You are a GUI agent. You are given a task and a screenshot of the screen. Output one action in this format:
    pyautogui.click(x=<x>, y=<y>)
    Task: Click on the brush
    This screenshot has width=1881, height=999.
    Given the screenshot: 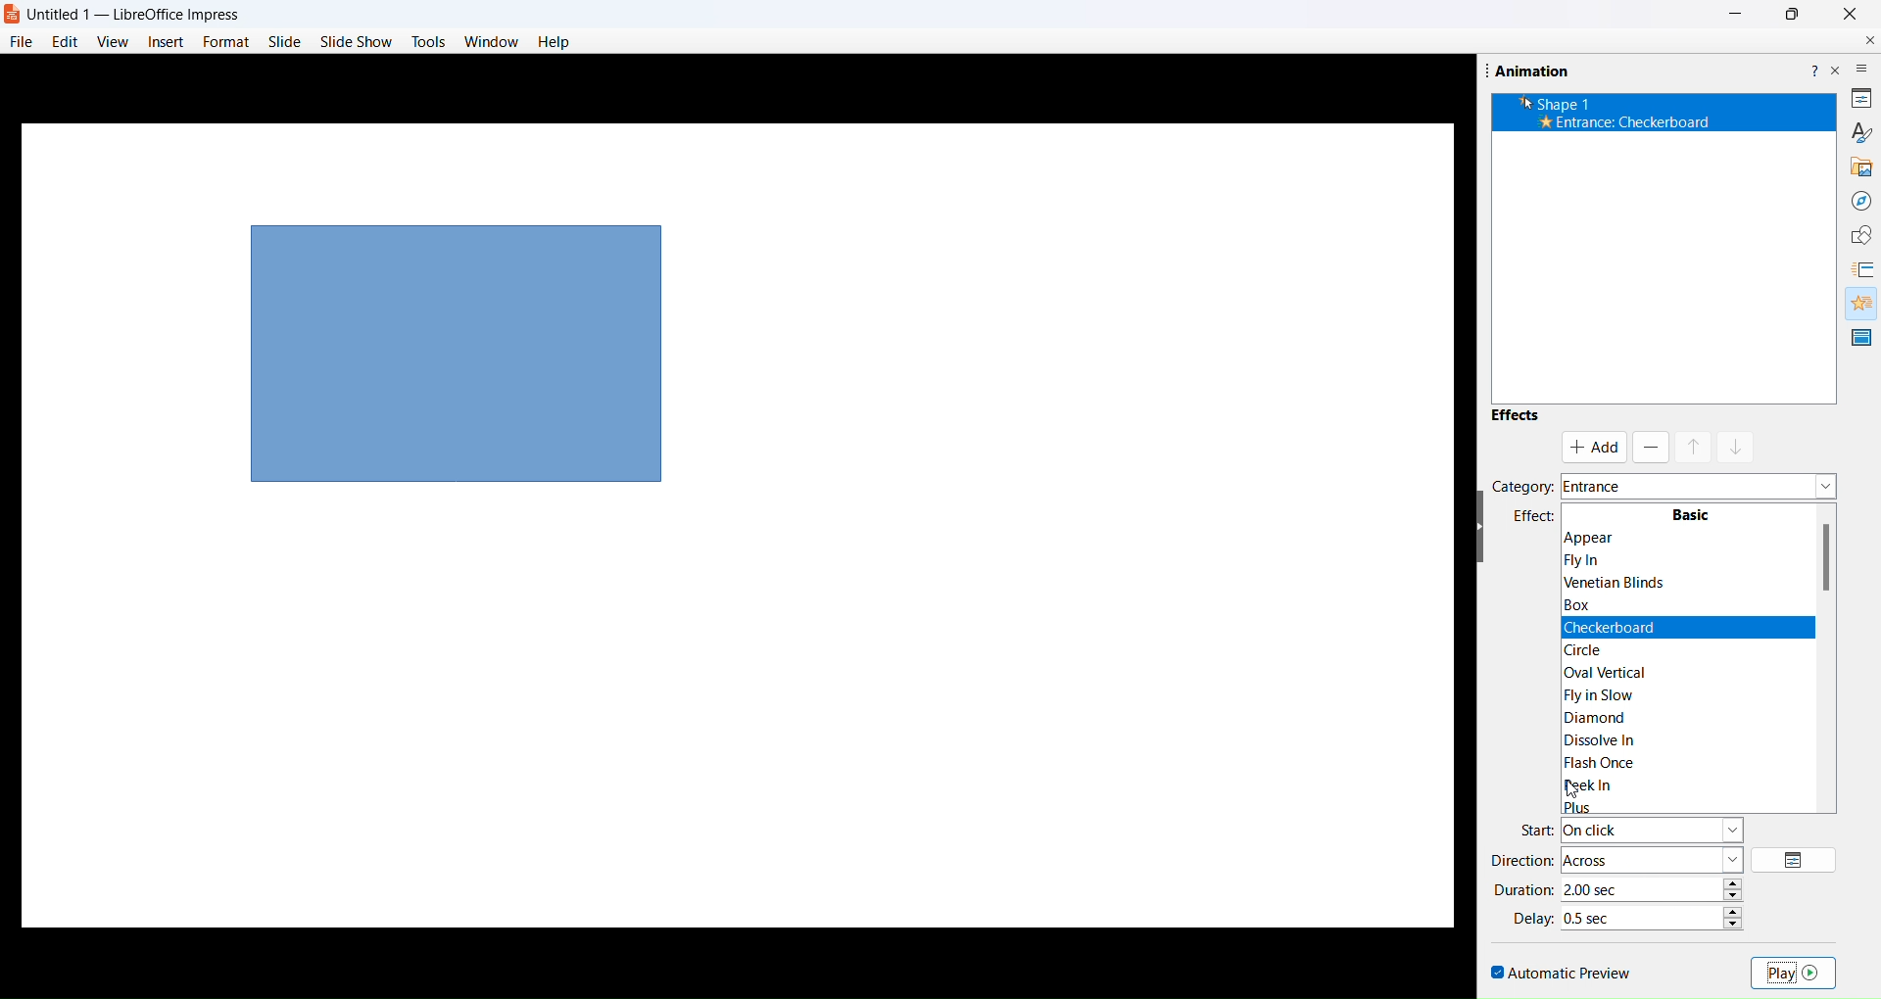 What is the action you would take?
    pyautogui.click(x=1852, y=134)
    